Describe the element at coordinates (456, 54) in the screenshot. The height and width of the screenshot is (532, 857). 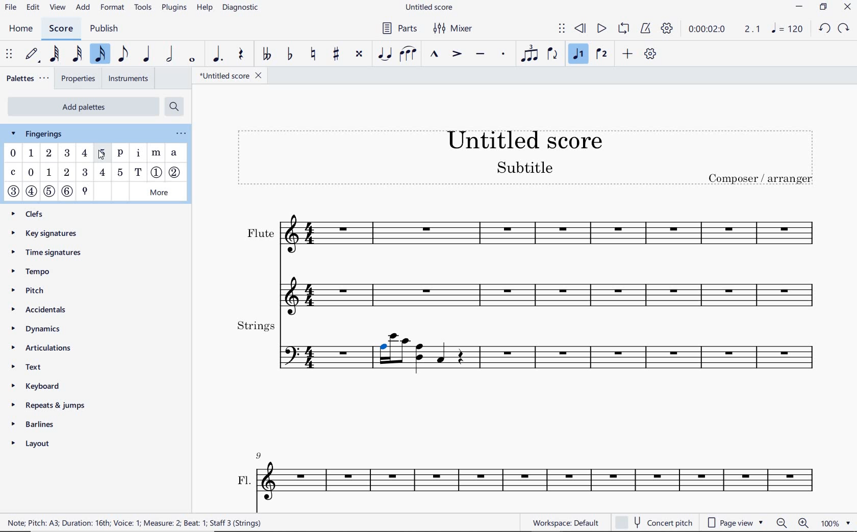
I see `accent` at that location.